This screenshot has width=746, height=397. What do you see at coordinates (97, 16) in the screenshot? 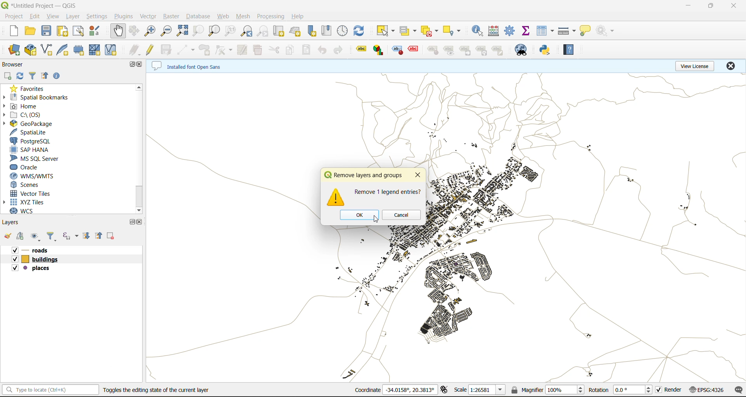
I see `settings` at bounding box center [97, 16].